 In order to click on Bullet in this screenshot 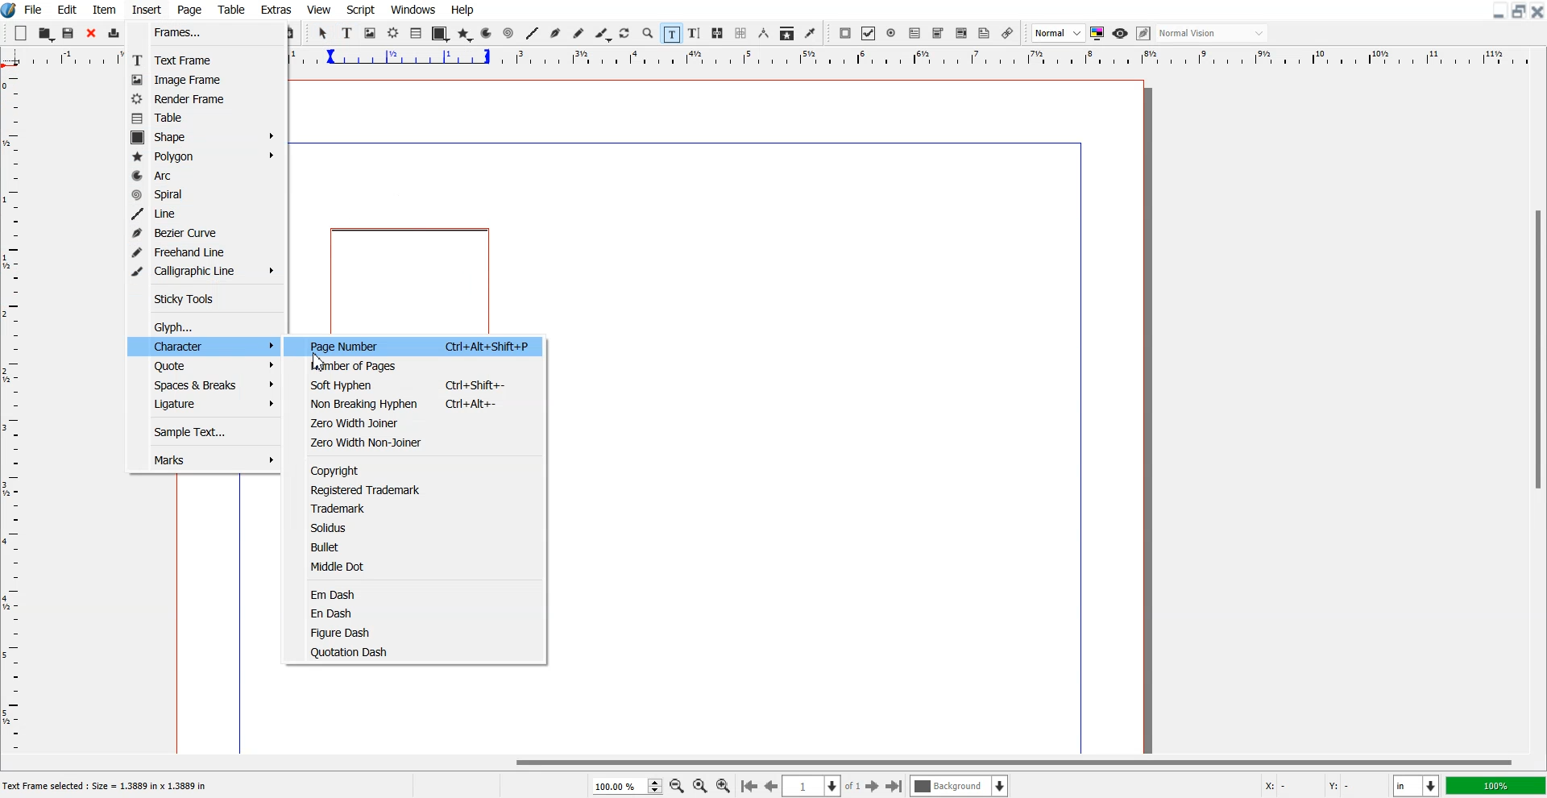, I will do `click(420, 547)`.